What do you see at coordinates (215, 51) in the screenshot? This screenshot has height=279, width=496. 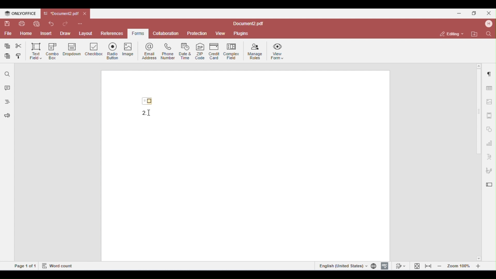 I see `credit card` at bounding box center [215, 51].